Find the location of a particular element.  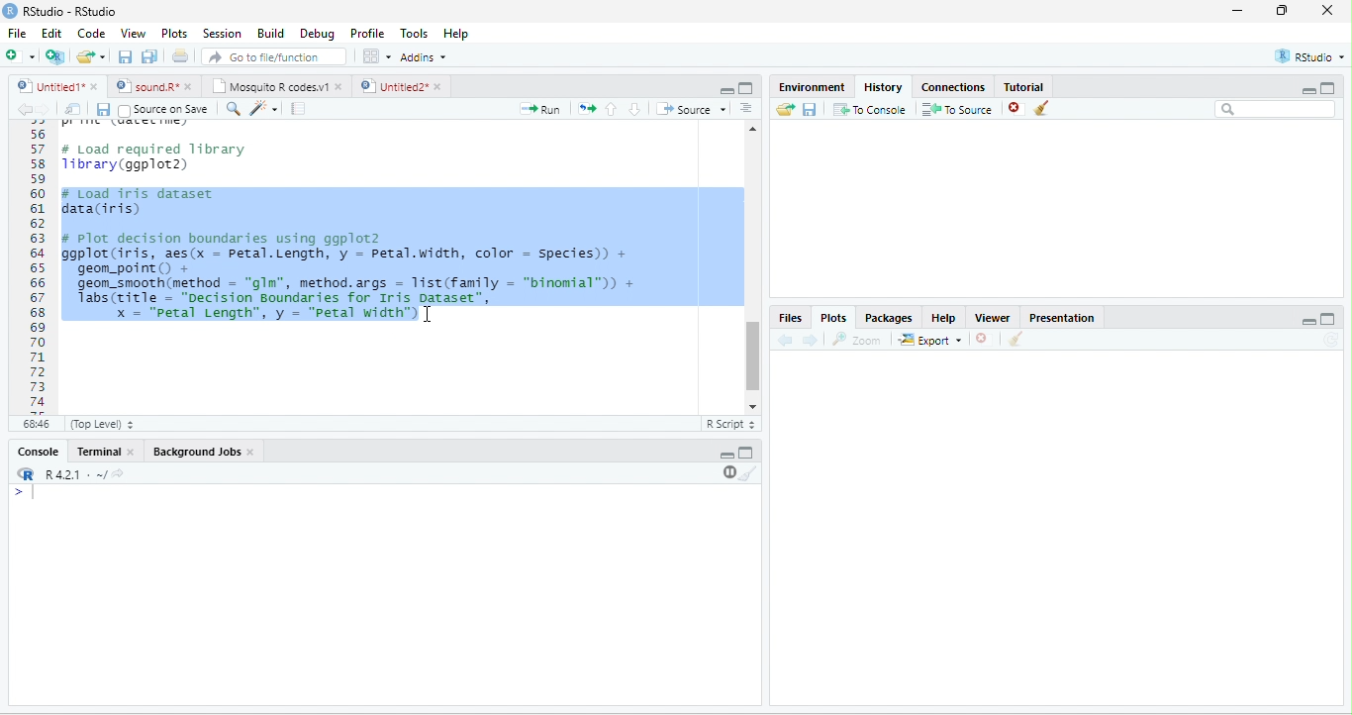

Presentation is located at coordinates (1063, 318).